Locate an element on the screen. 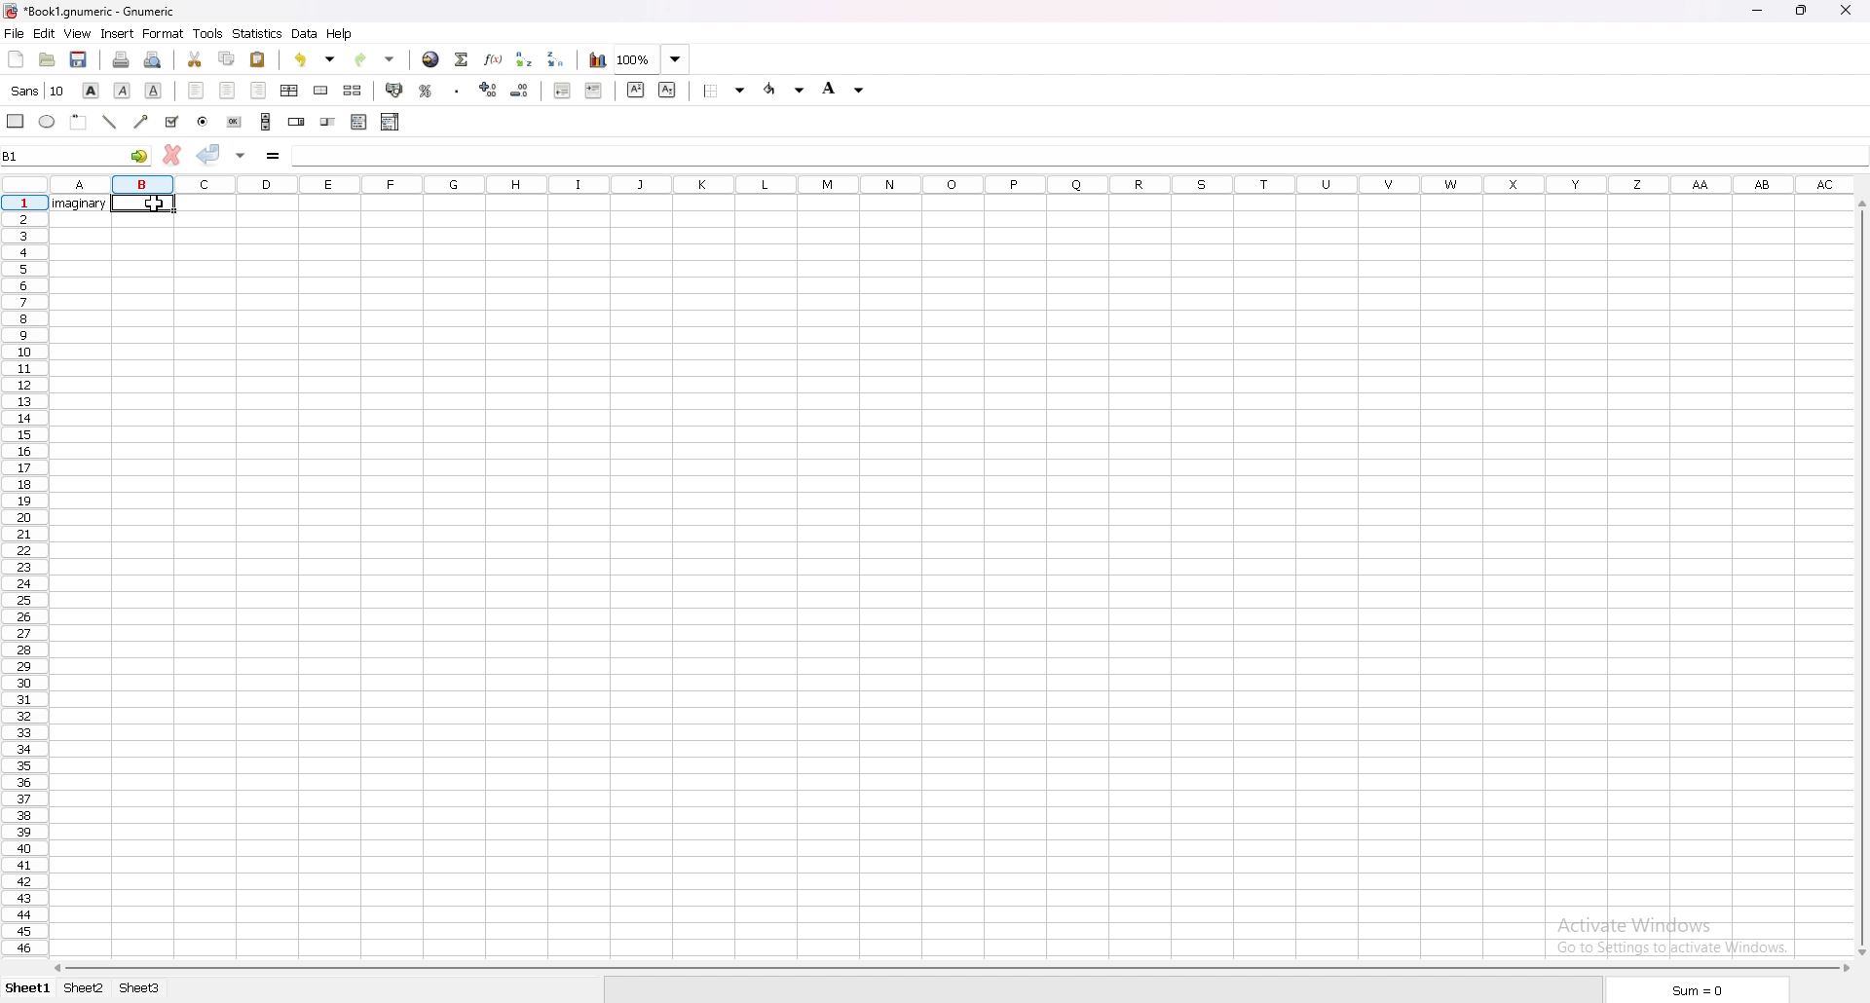 The height and width of the screenshot is (1003, 1870). centre is located at coordinates (227, 90).